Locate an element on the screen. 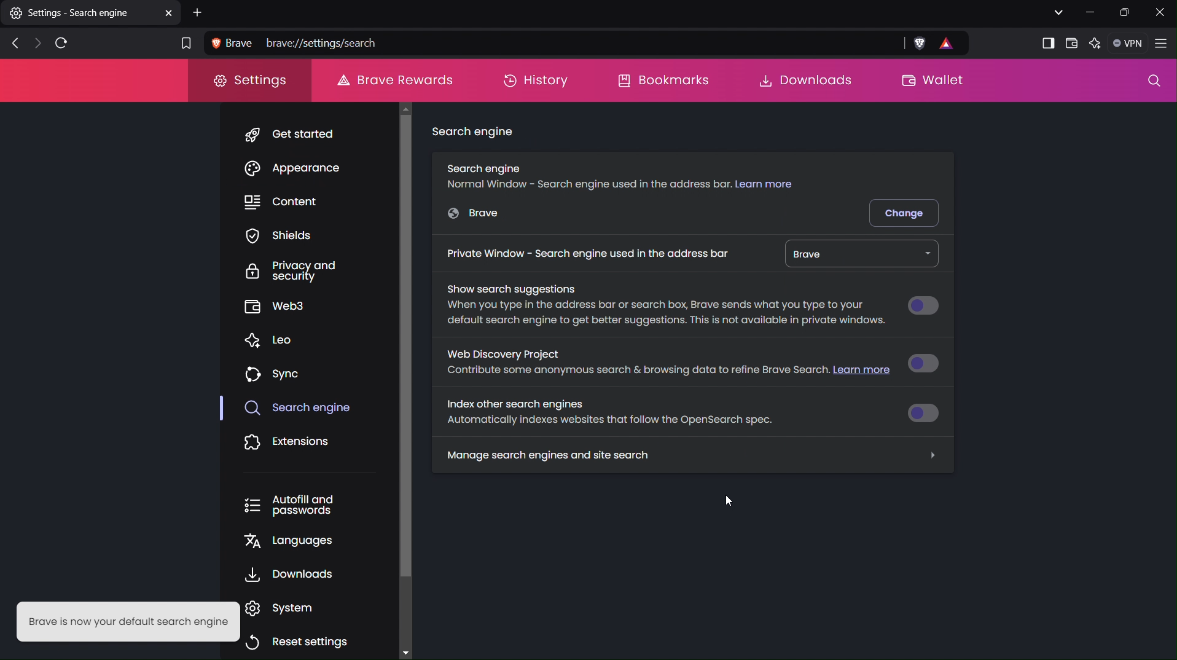 The width and height of the screenshot is (1177, 660). Bookmarks is located at coordinates (665, 80).